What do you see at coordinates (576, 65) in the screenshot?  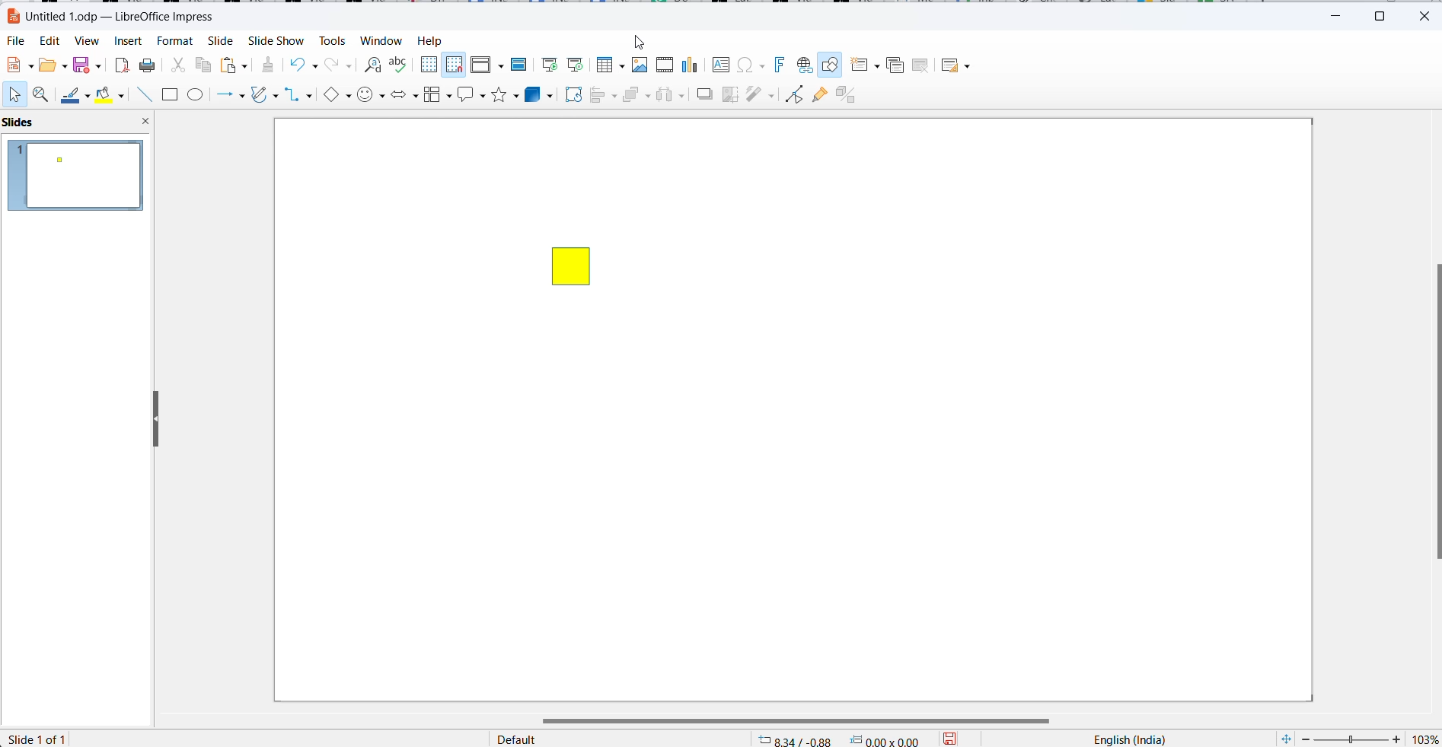 I see `Start from current slide` at bounding box center [576, 65].